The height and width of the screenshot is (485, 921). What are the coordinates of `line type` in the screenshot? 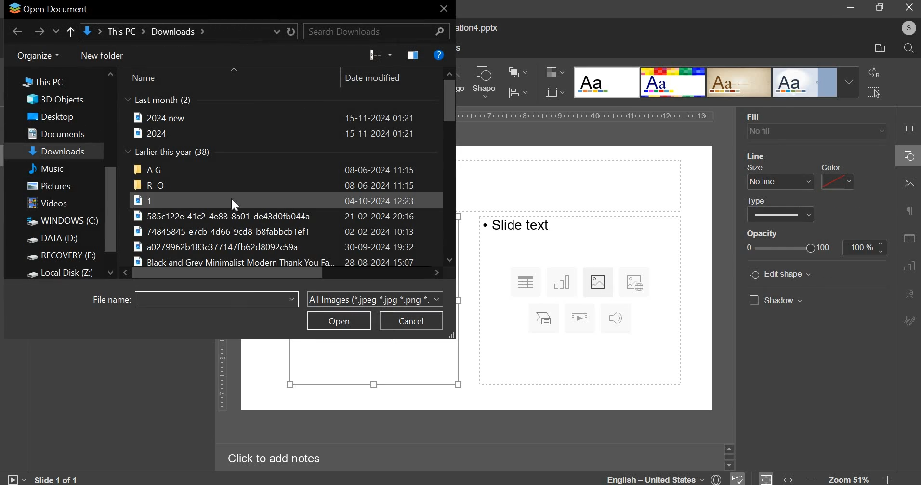 It's located at (780, 214).